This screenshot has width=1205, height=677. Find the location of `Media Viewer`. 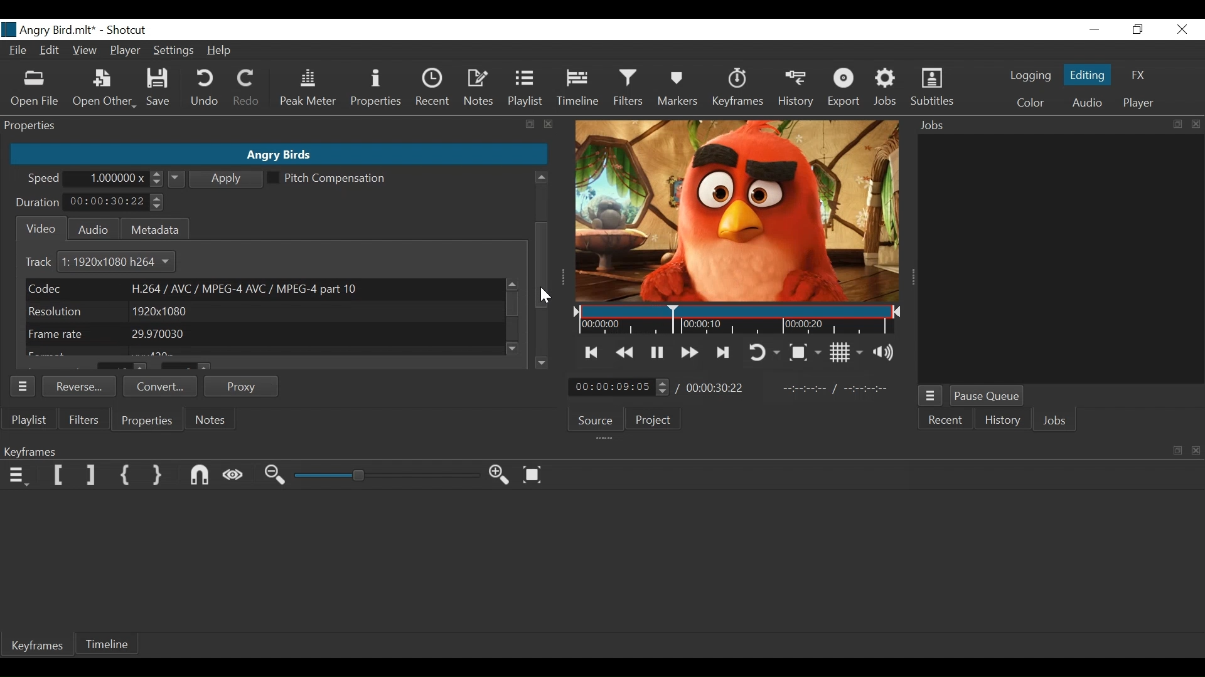

Media Viewer is located at coordinates (739, 211).